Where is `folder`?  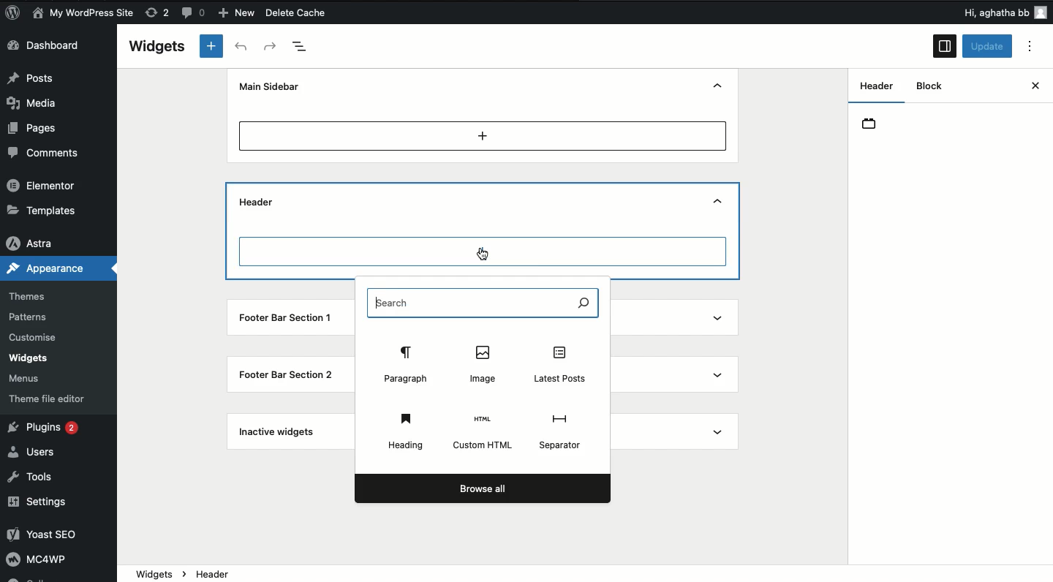 folder is located at coordinates (875, 127).